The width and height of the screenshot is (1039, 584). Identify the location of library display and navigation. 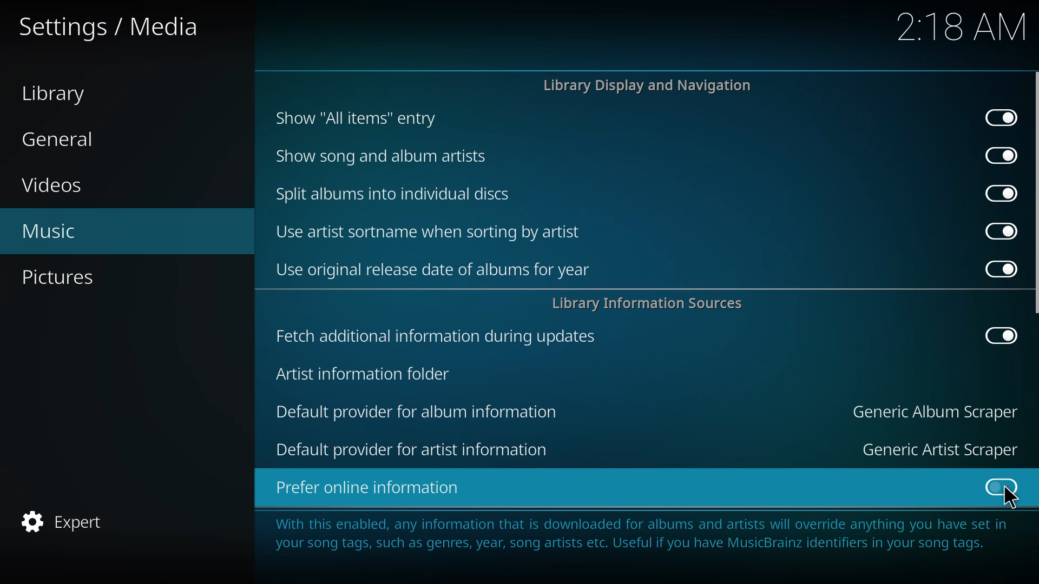
(647, 85).